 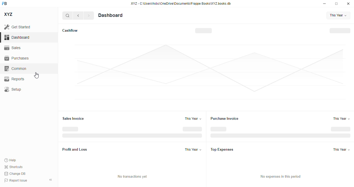 What do you see at coordinates (16, 180) in the screenshot?
I see `report issue` at bounding box center [16, 180].